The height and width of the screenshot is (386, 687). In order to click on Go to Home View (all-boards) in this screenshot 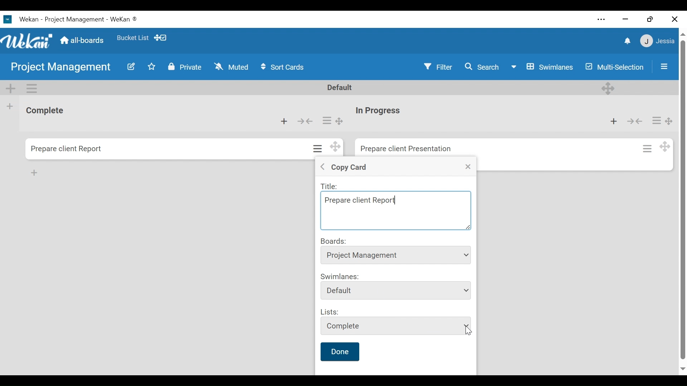, I will do `click(81, 40)`.